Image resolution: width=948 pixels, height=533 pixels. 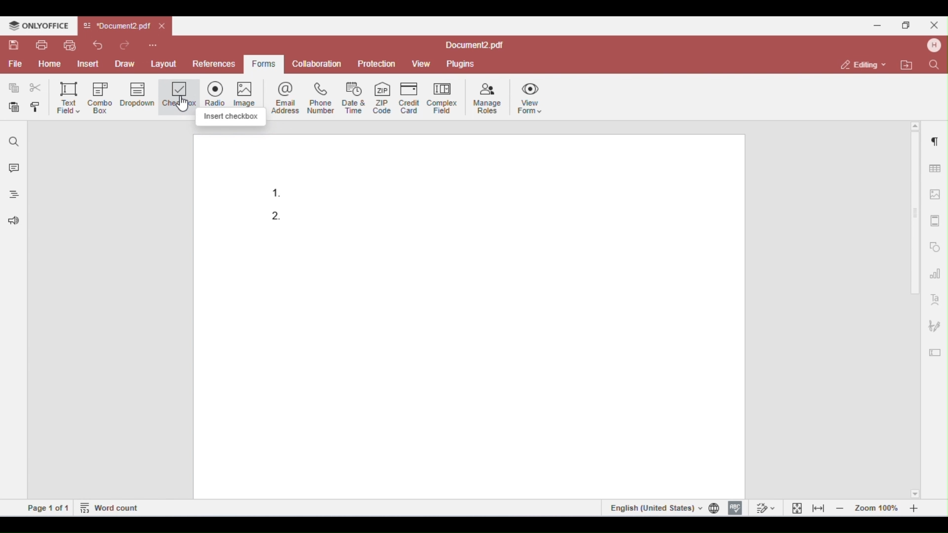 I want to click on document2, so click(x=474, y=45).